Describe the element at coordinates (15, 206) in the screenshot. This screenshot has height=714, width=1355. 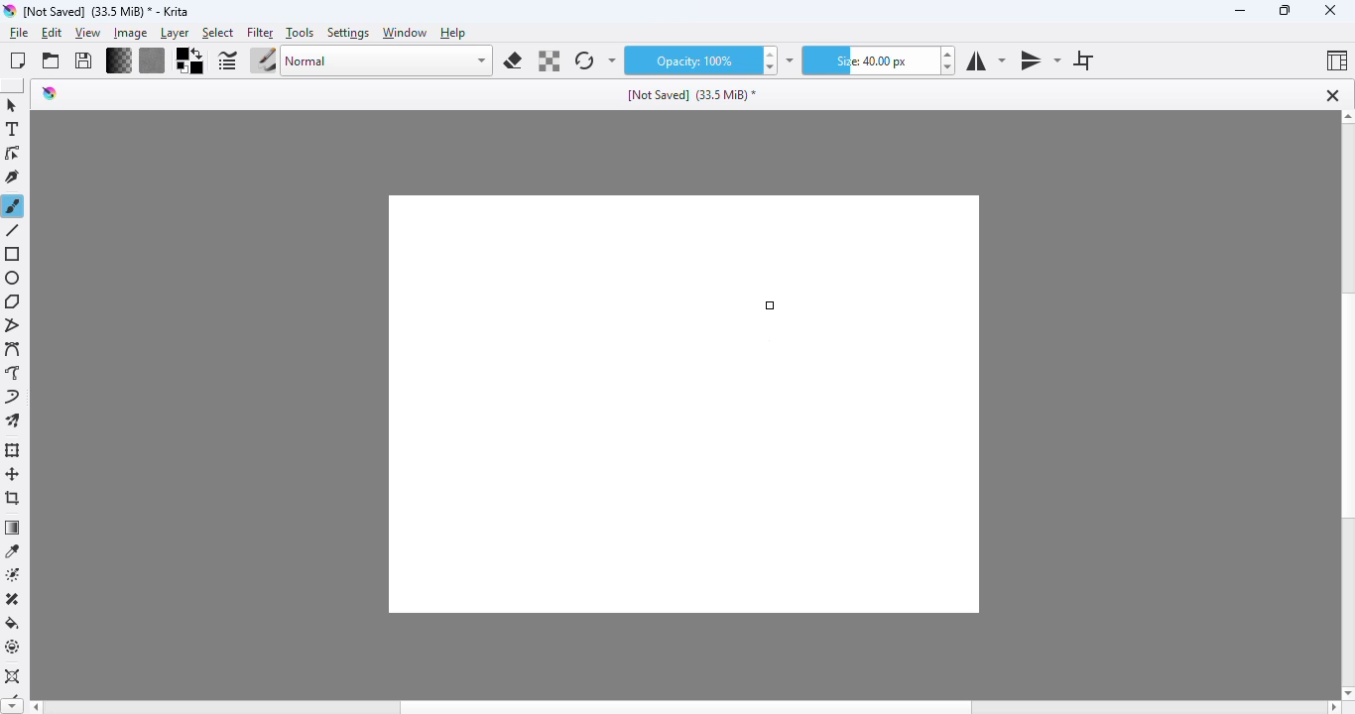
I see `freehand brush tool` at that location.